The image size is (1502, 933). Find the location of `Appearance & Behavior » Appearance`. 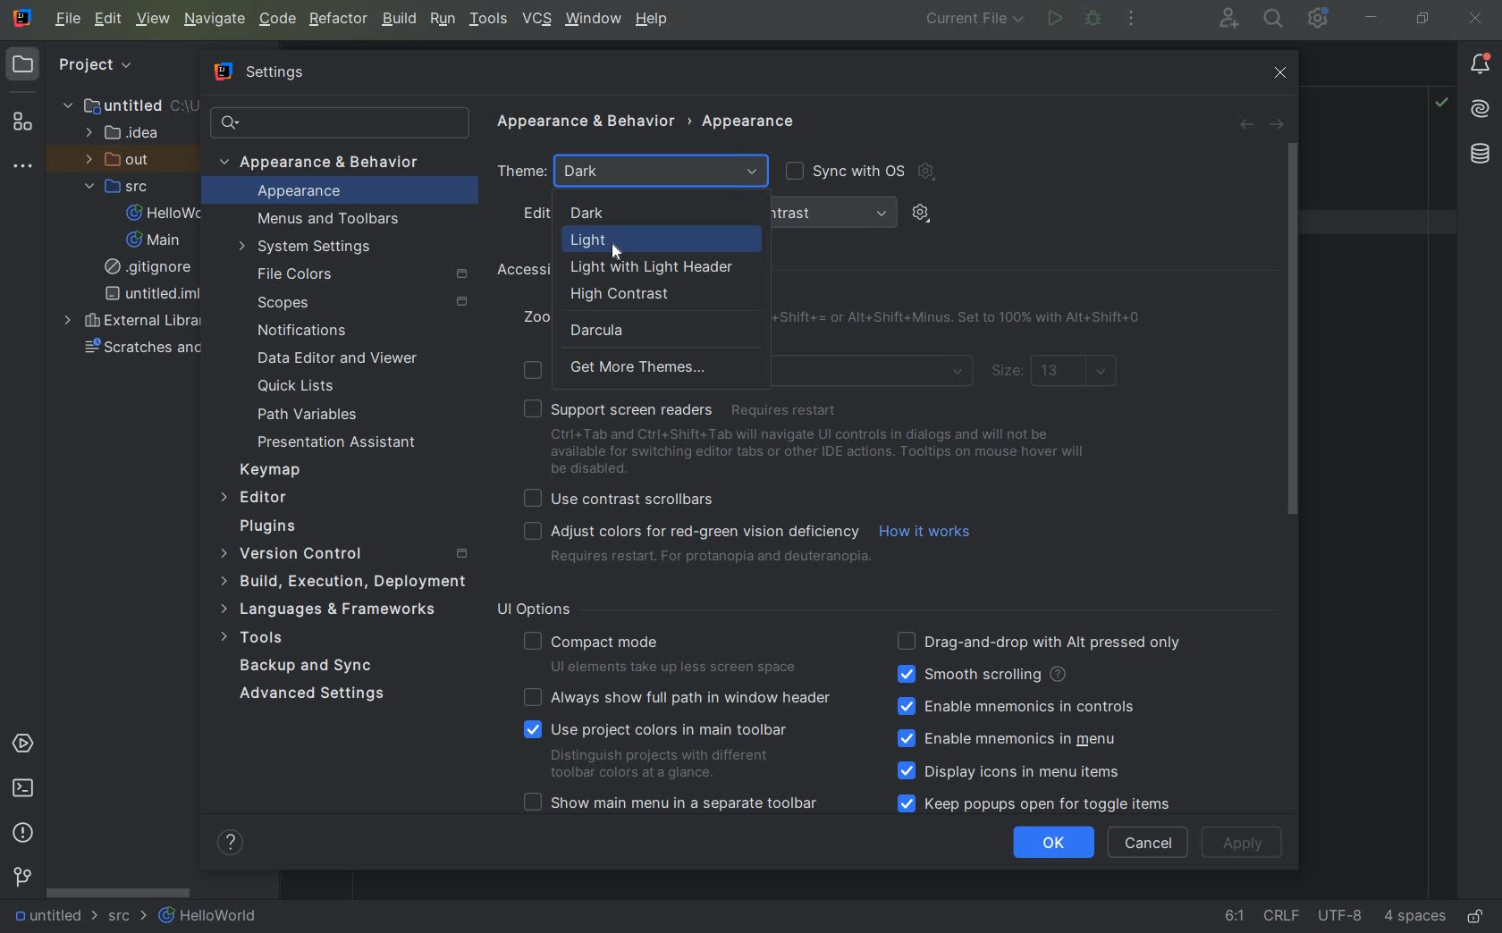

Appearance & Behavior » Appearance is located at coordinates (664, 119).